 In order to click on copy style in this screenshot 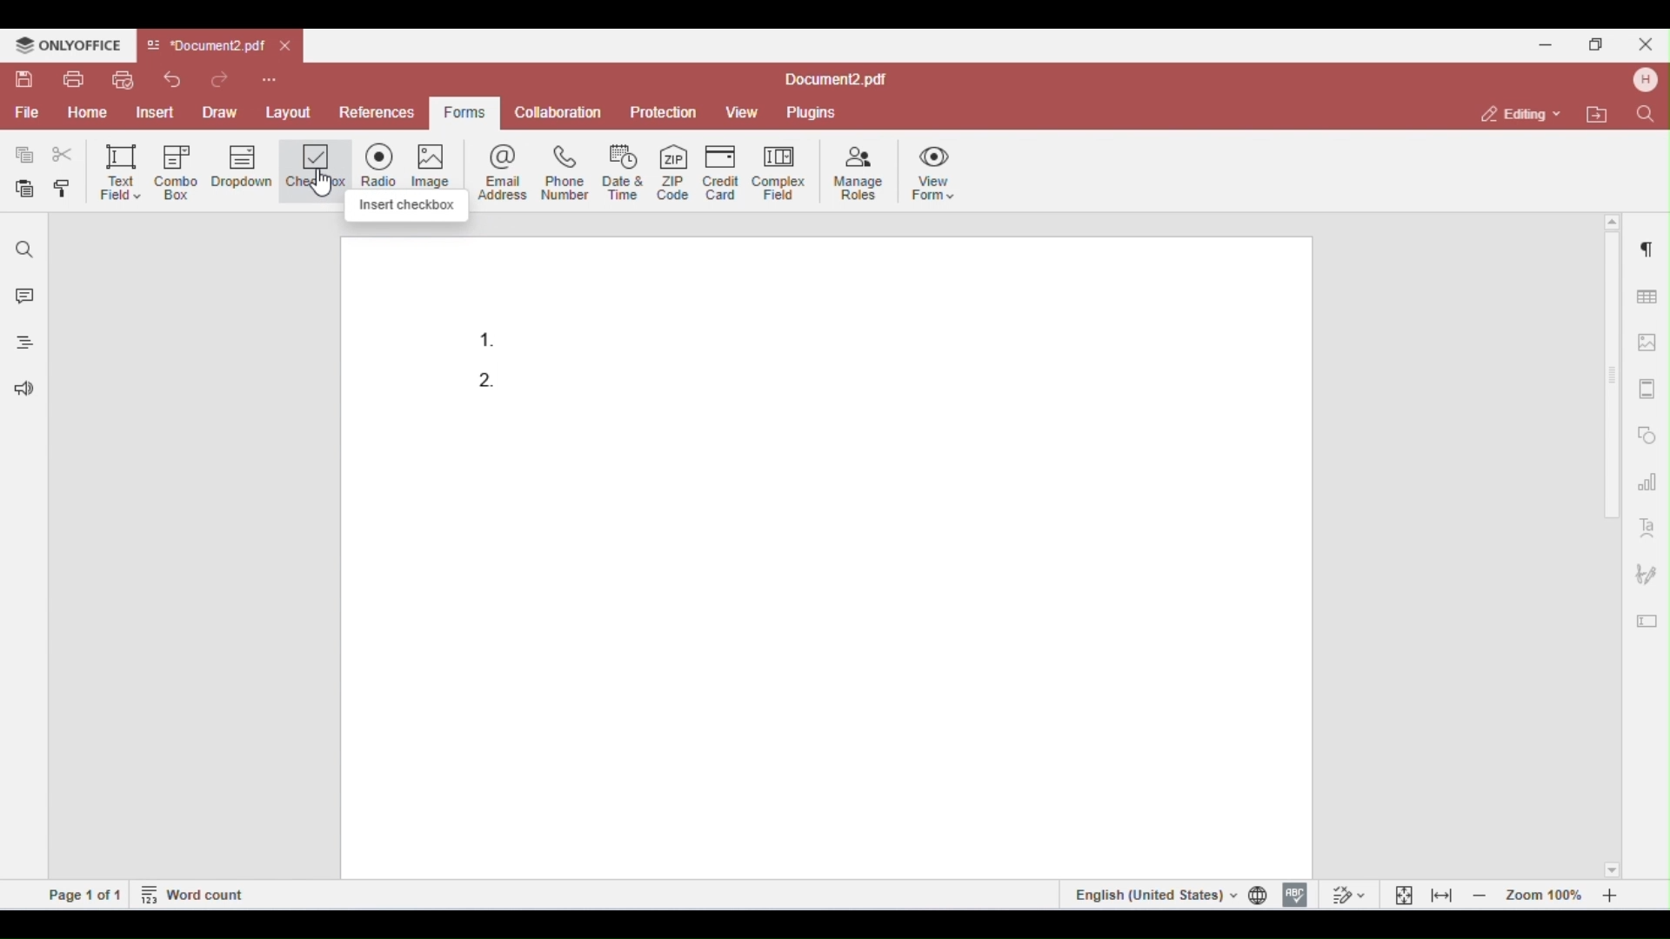, I will do `click(66, 190)`.